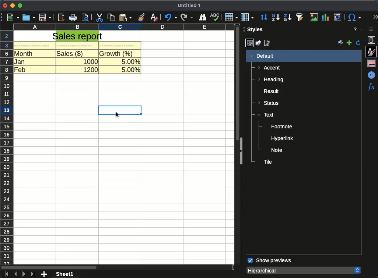 The height and width of the screenshot is (278, 378). What do you see at coordinates (247, 17) in the screenshot?
I see `column` at bounding box center [247, 17].